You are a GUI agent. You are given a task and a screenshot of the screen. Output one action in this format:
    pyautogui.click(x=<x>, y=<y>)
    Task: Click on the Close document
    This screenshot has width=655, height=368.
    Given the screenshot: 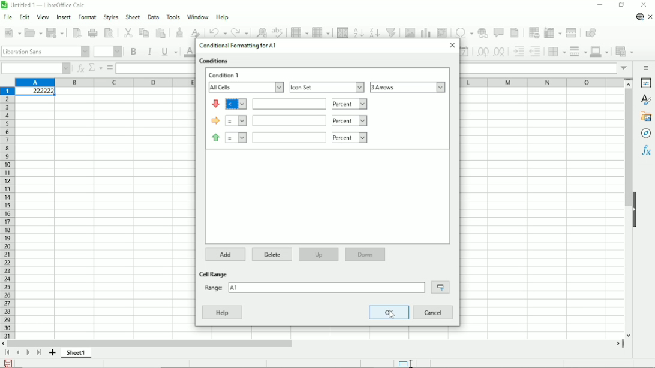 What is the action you would take?
    pyautogui.click(x=651, y=17)
    